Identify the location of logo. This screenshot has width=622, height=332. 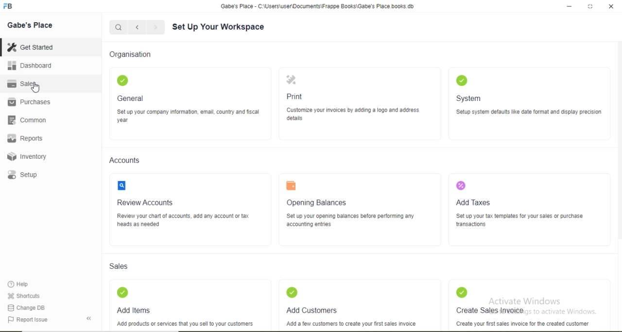
(295, 80).